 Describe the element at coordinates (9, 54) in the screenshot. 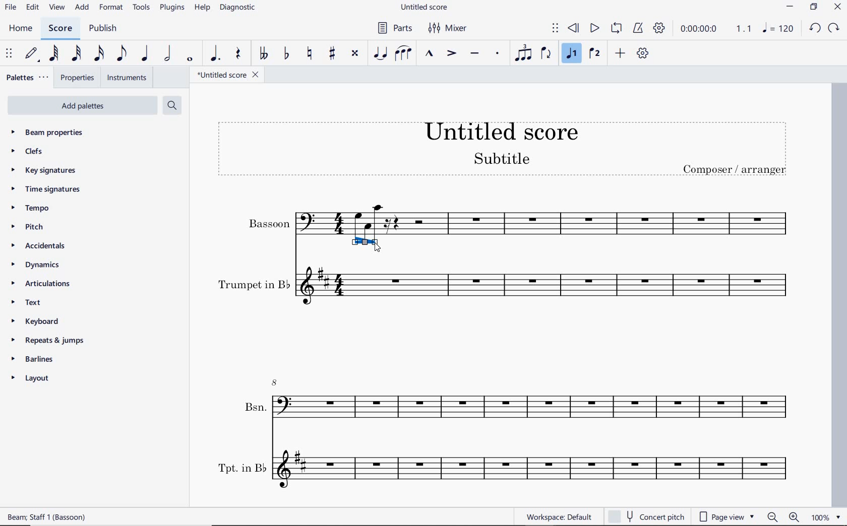

I see `select to move` at that location.